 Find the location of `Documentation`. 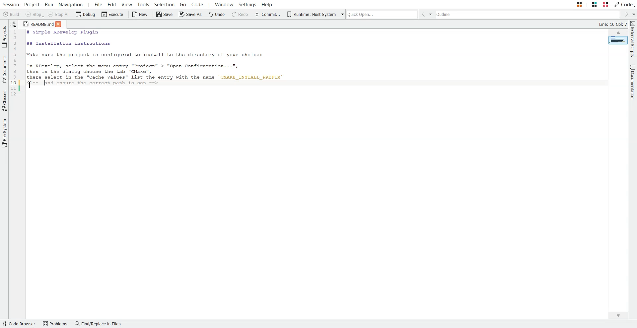

Documentation is located at coordinates (633, 82).